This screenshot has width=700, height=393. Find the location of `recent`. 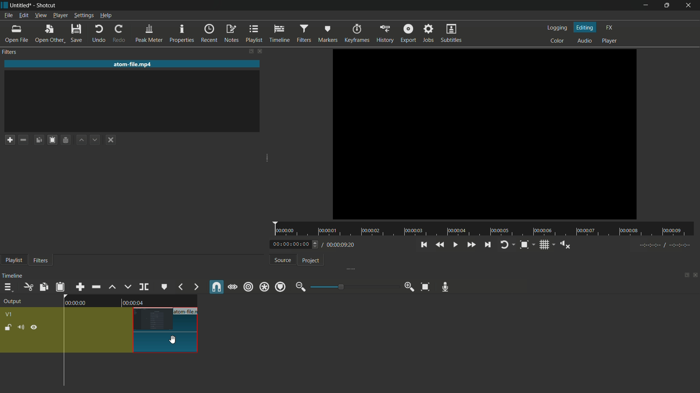

recent is located at coordinates (207, 33).